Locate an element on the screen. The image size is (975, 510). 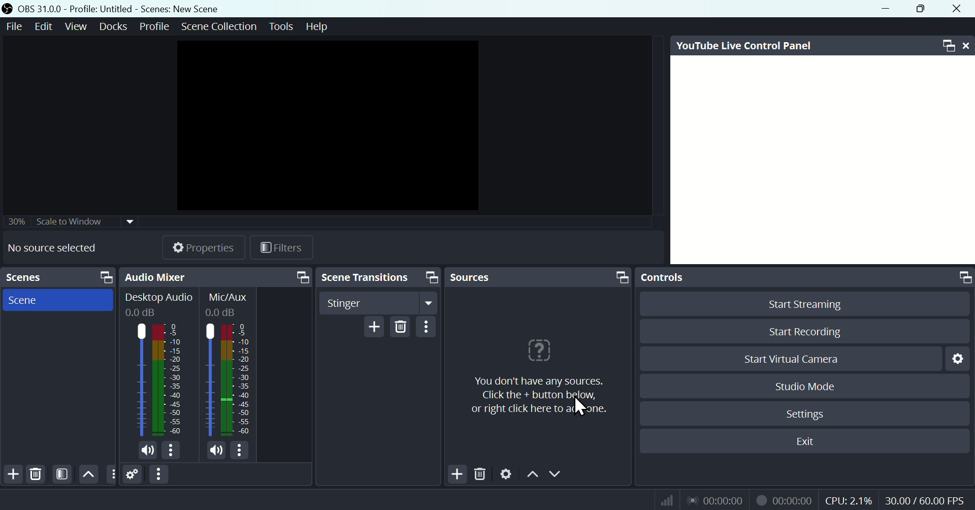
Audio mixer is located at coordinates (159, 366).